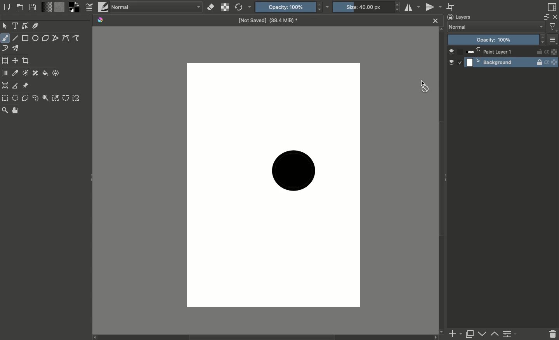 The height and width of the screenshot is (340, 559). Describe the element at coordinates (552, 8) in the screenshot. I see `Workspaces` at that location.